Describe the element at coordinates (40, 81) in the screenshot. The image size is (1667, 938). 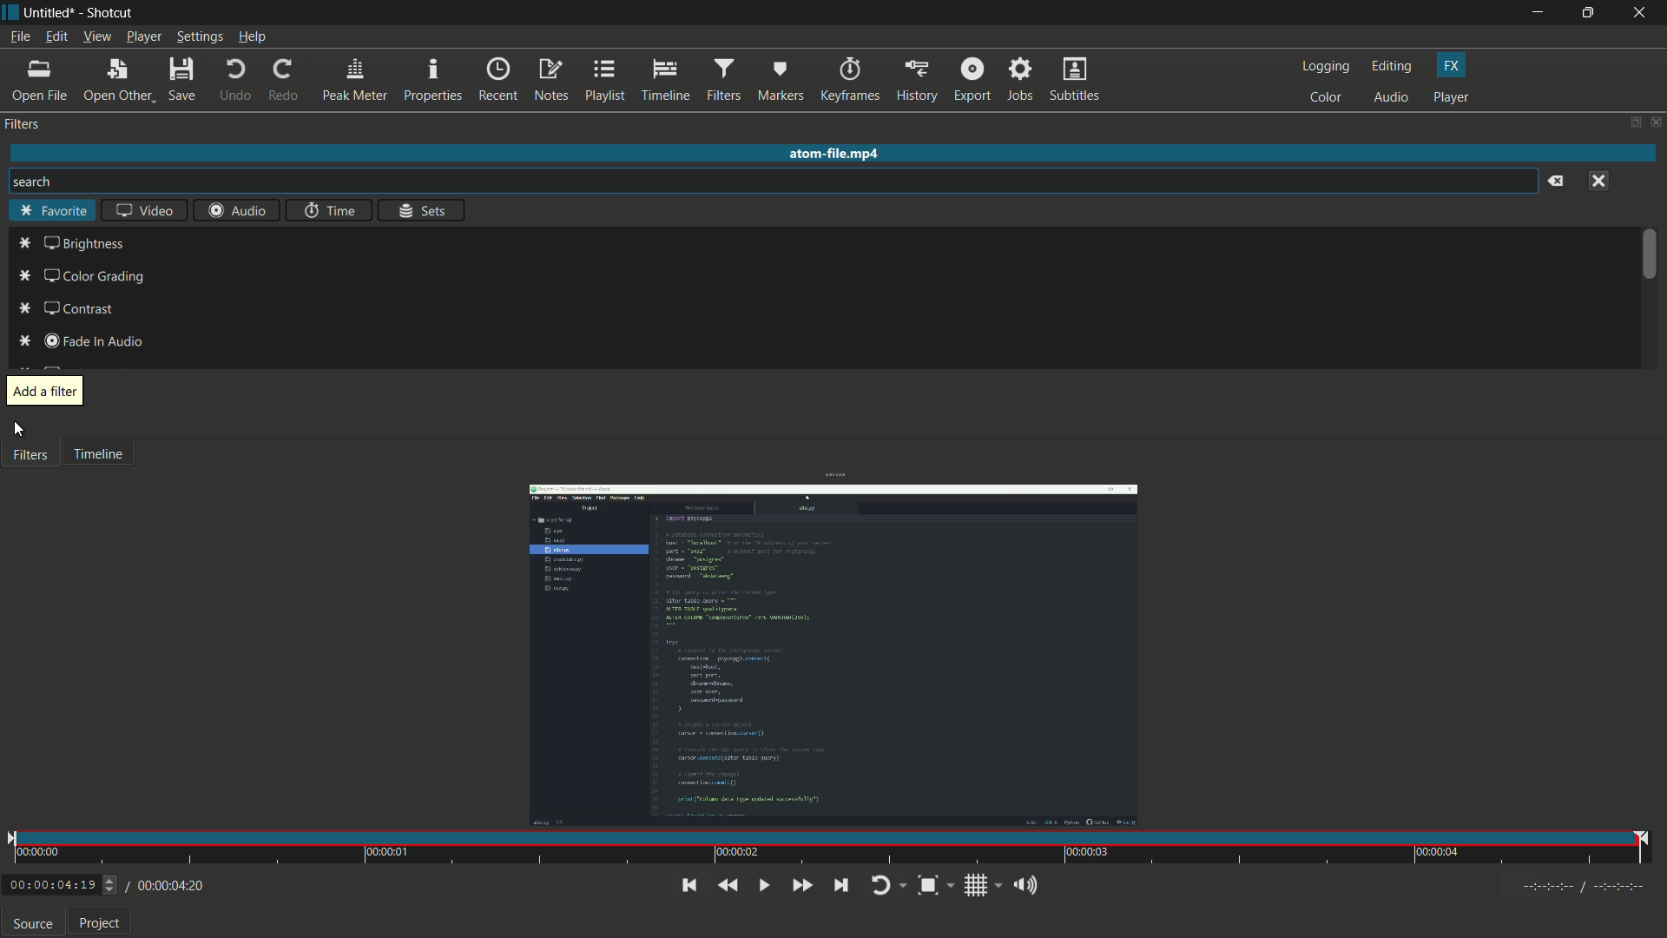
I see `open file` at that location.